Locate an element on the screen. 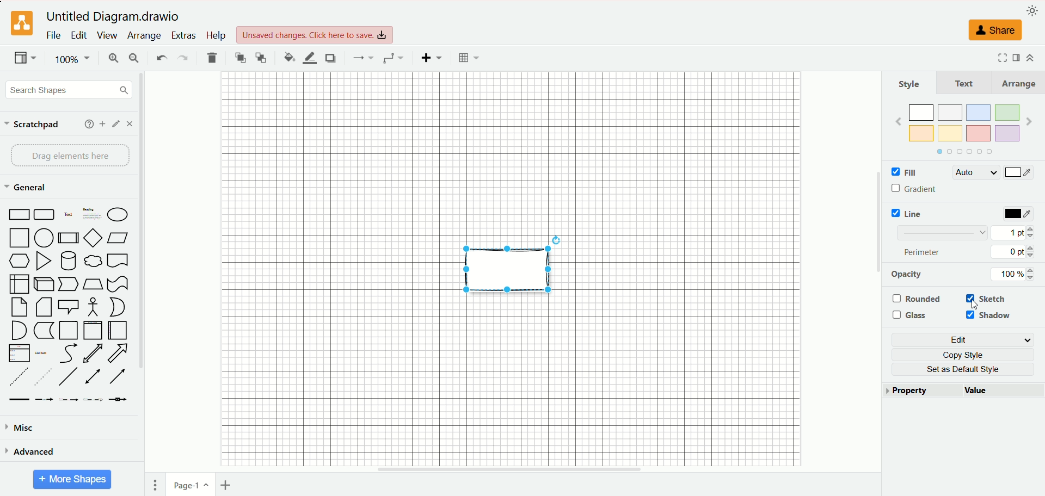 The height and width of the screenshot is (496, 1045). line color is located at coordinates (309, 58).